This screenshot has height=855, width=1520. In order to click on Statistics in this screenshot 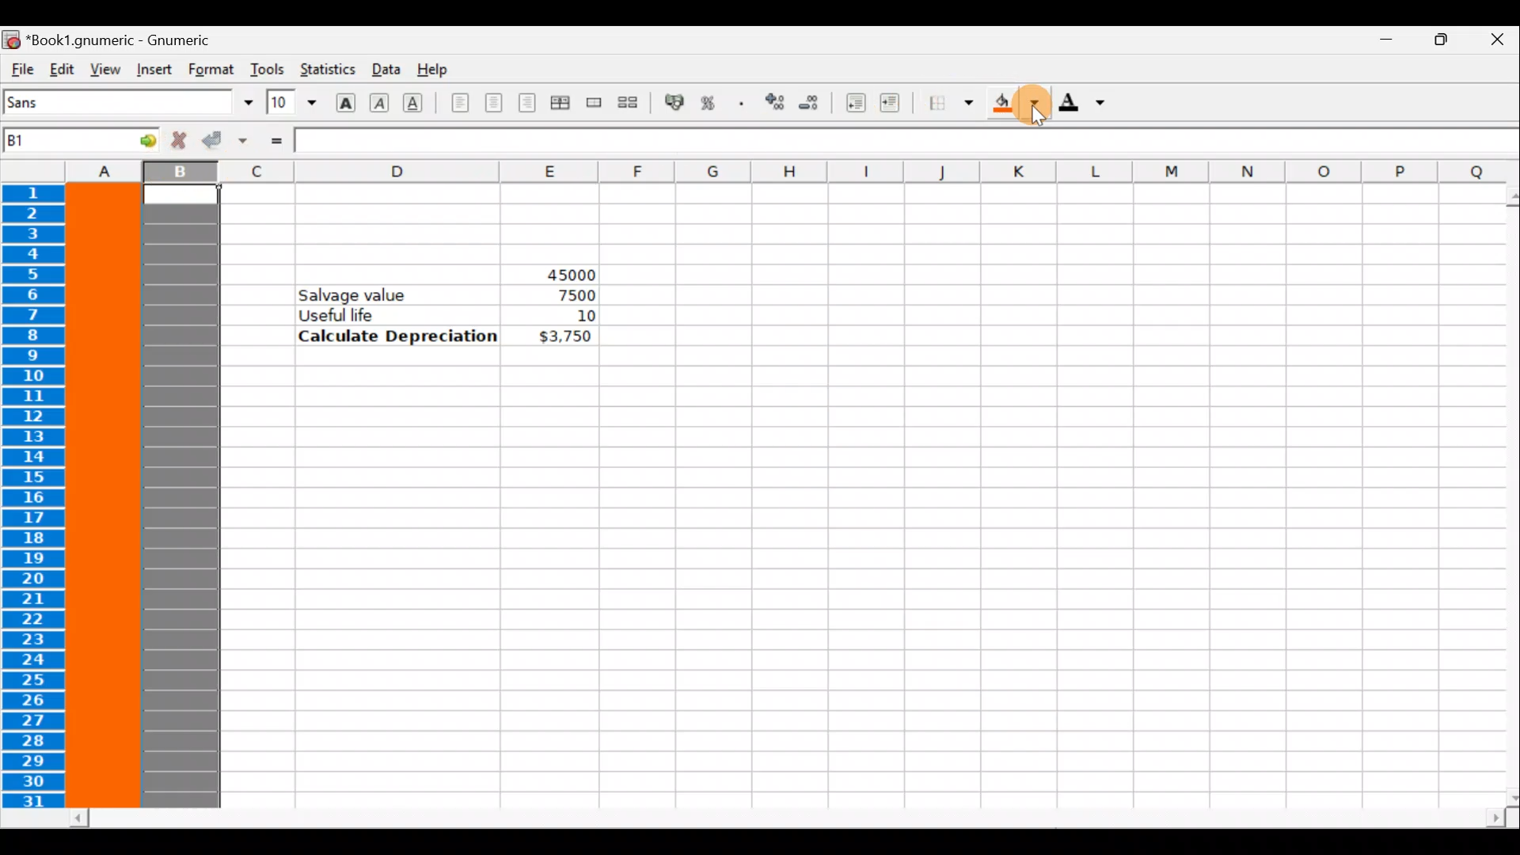, I will do `click(326, 70)`.